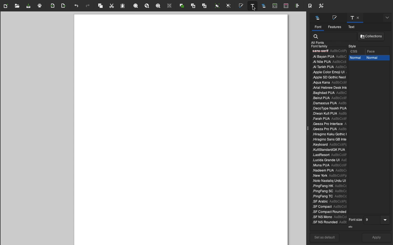 The image size is (393, 245). Describe the element at coordinates (330, 155) in the screenshot. I see `.LastResort` at that location.